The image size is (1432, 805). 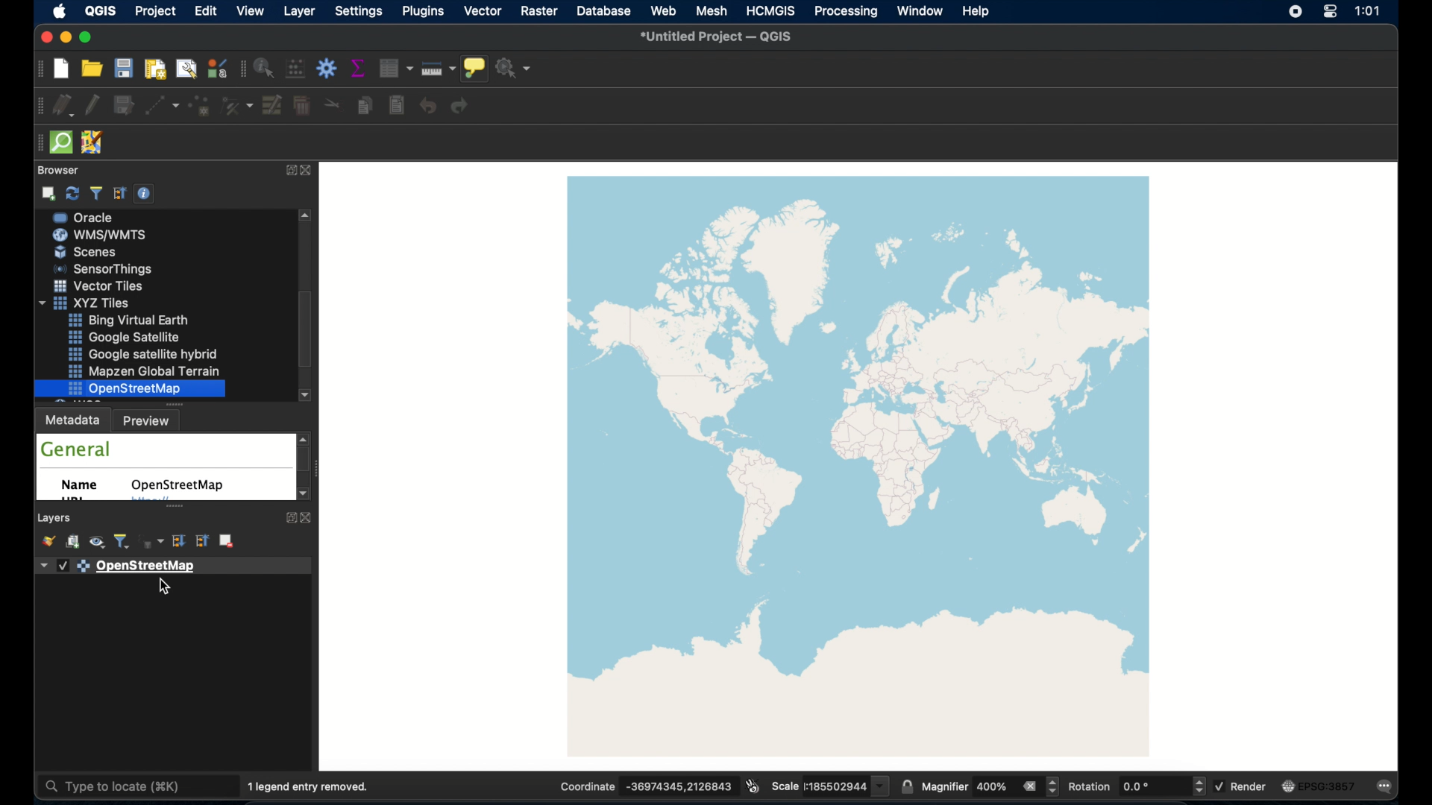 I want to click on mesh, so click(x=712, y=12).